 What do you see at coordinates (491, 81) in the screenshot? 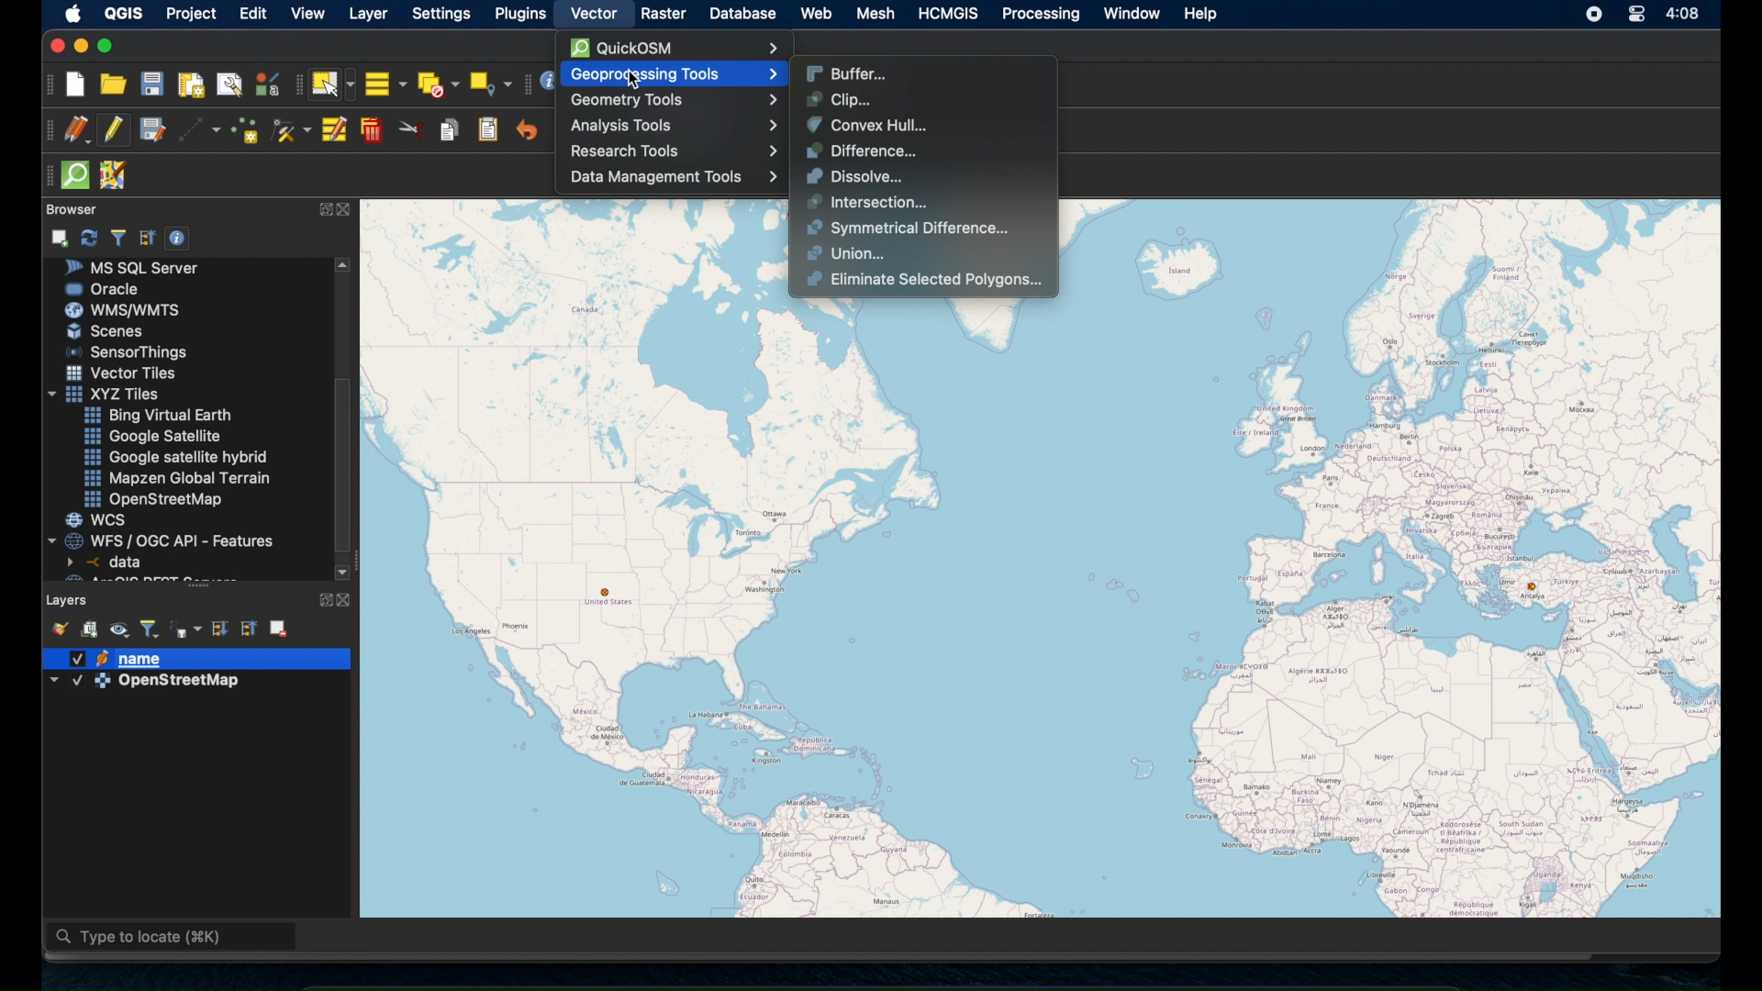
I see `select by location` at bounding box center [491, 81].